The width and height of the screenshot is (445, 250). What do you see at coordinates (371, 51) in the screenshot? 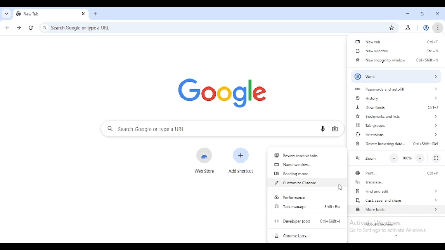
I see `new window` at bounding box center [371, 51].